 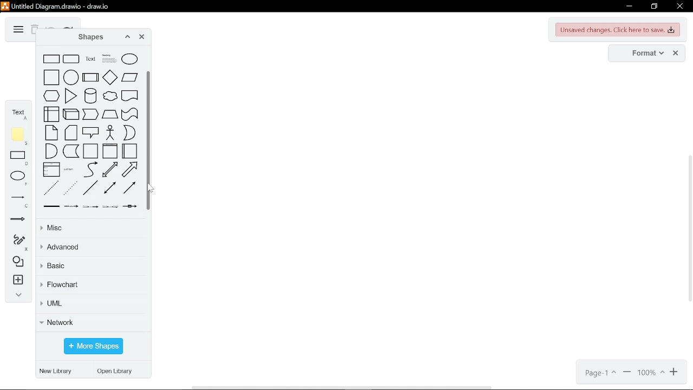 What do you see at coordinates (51, 133) in the screenshot?
I see `note` at bounding box center [51, 133].